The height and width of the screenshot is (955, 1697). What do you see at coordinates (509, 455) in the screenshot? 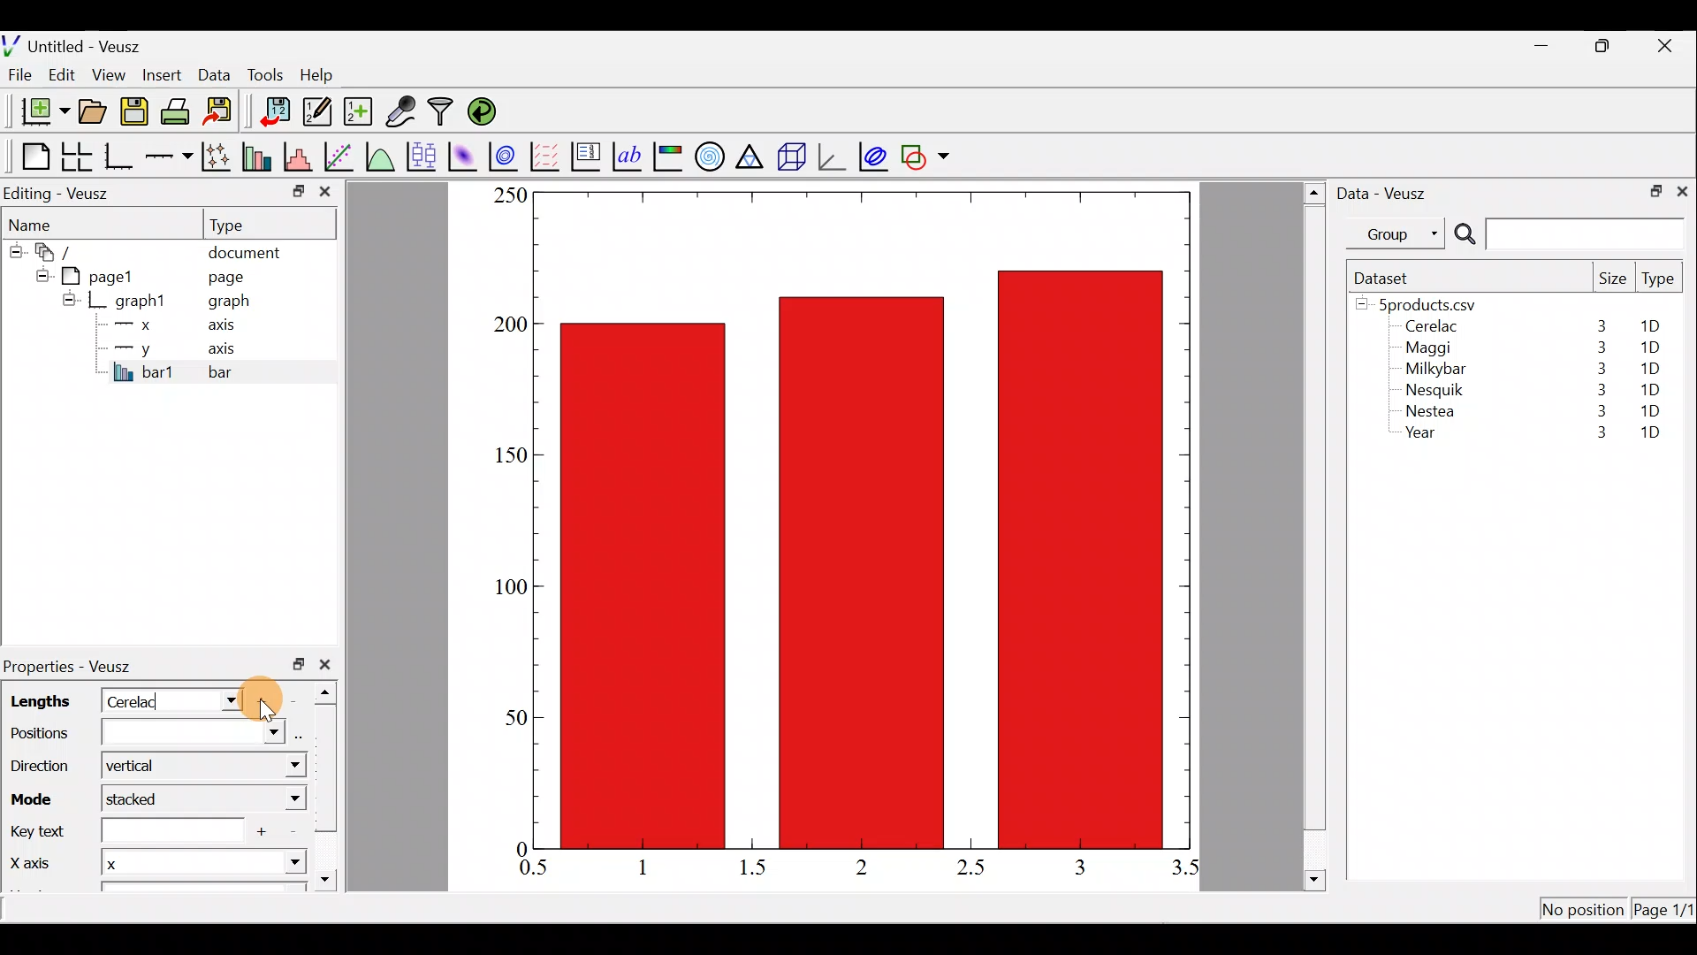
I see `150` at bounding box center [509, 455].